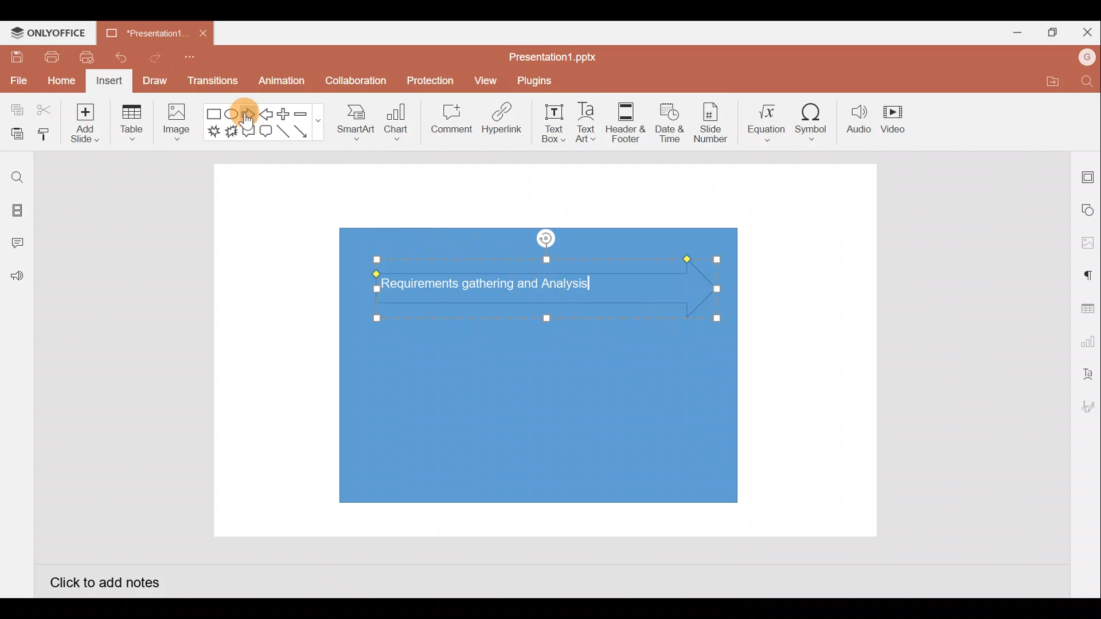 Image resolution: width=1101 pixels, height=619 pixels. What do you see at coordinates (447, 121) in the screenshot?
I see `Comment` at bounding box center [447, 121].